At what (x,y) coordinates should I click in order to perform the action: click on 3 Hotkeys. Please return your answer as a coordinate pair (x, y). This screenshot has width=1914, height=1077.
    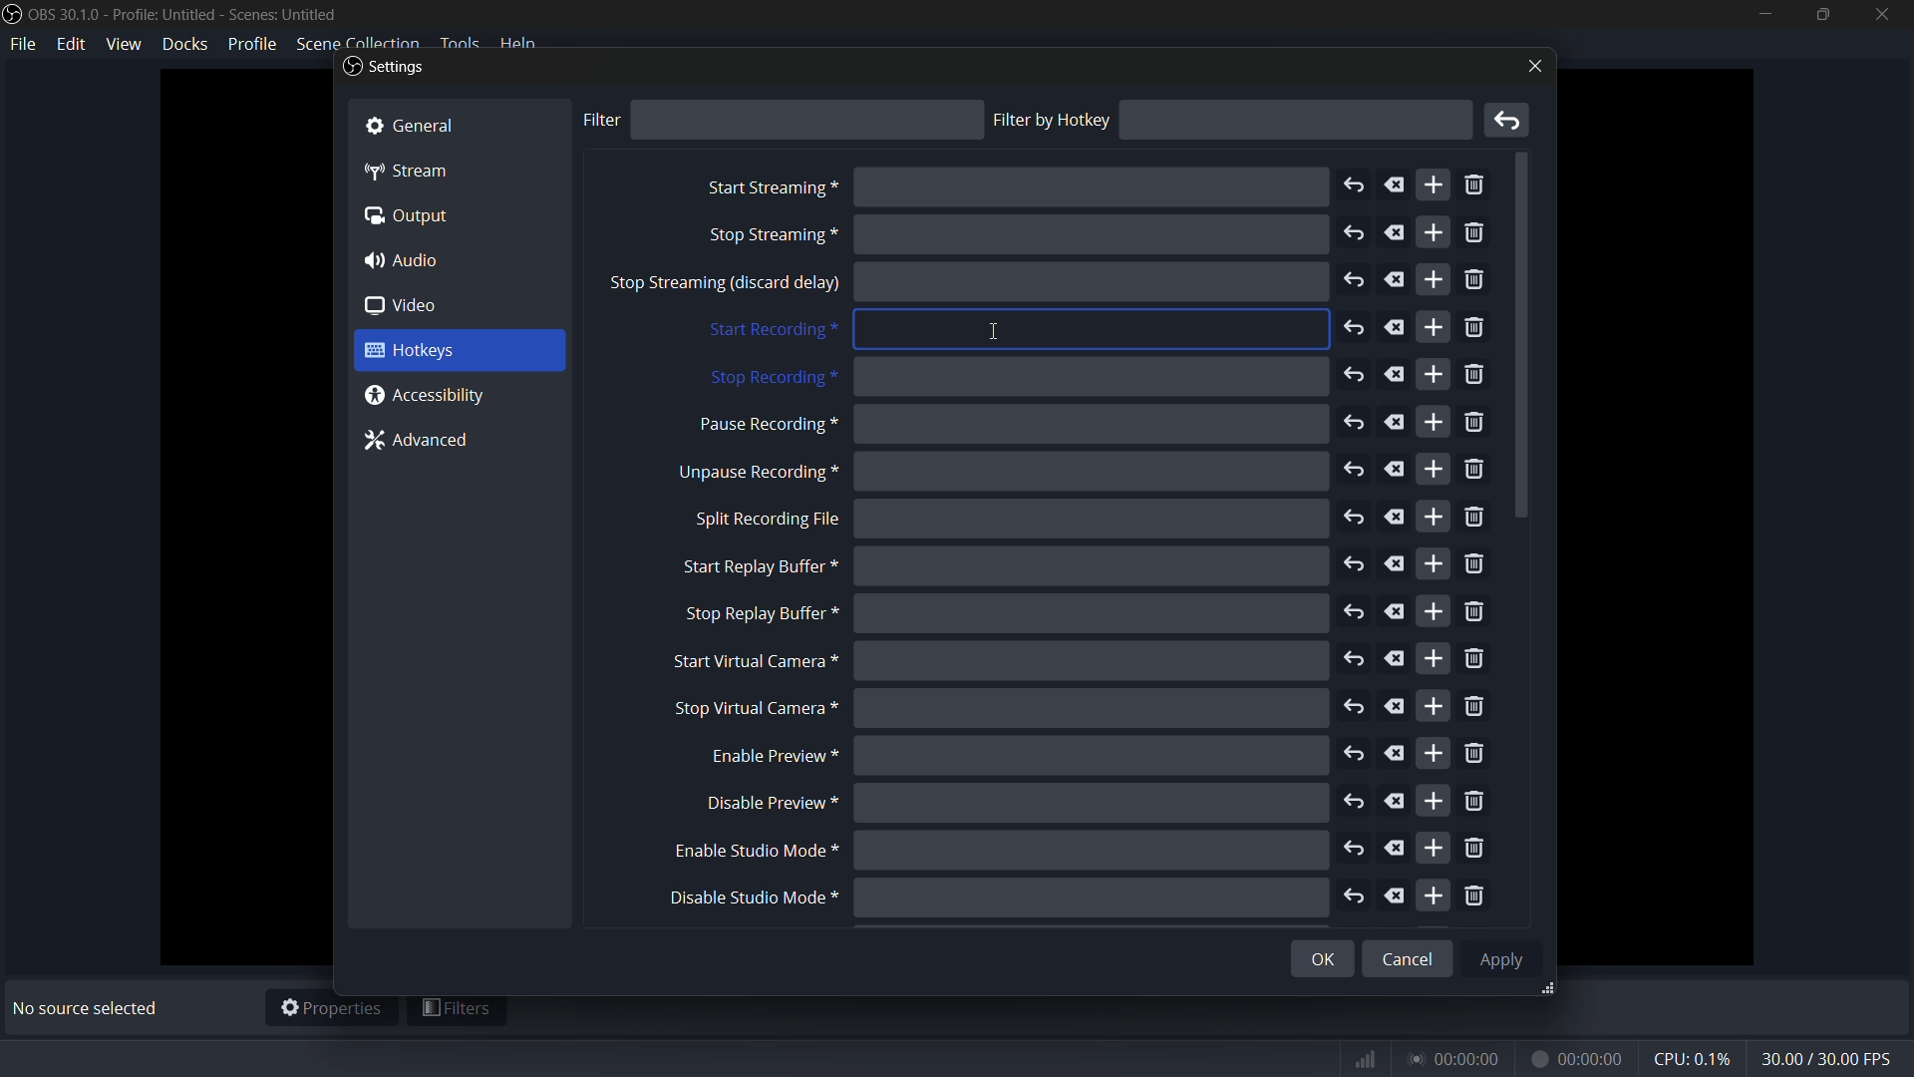
    Looking at the image, I should click on (440, 351).